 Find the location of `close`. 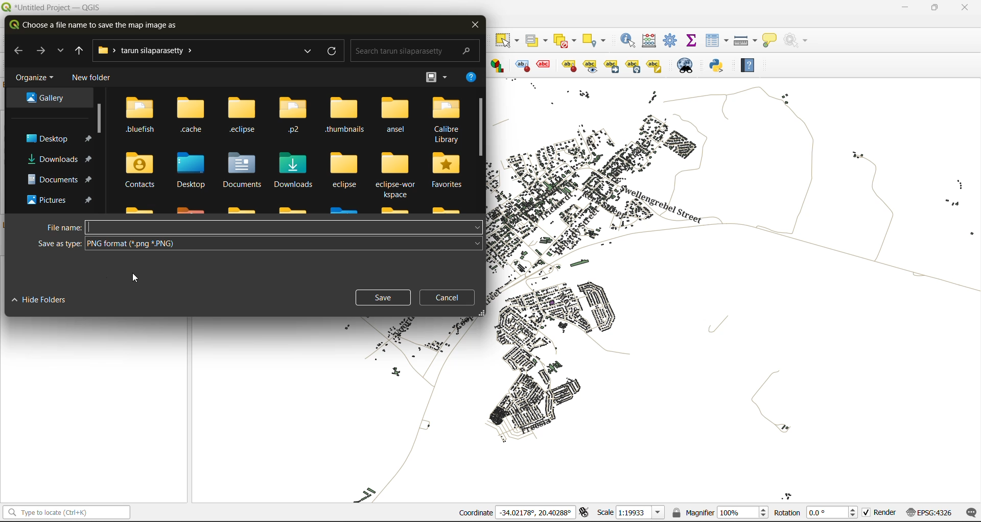

close is located at coordinates (965, 7).